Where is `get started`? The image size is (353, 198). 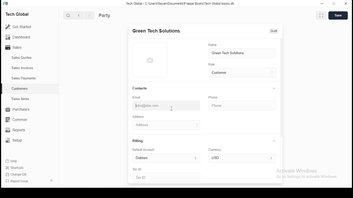
get started is located at coordinates (19, 27).